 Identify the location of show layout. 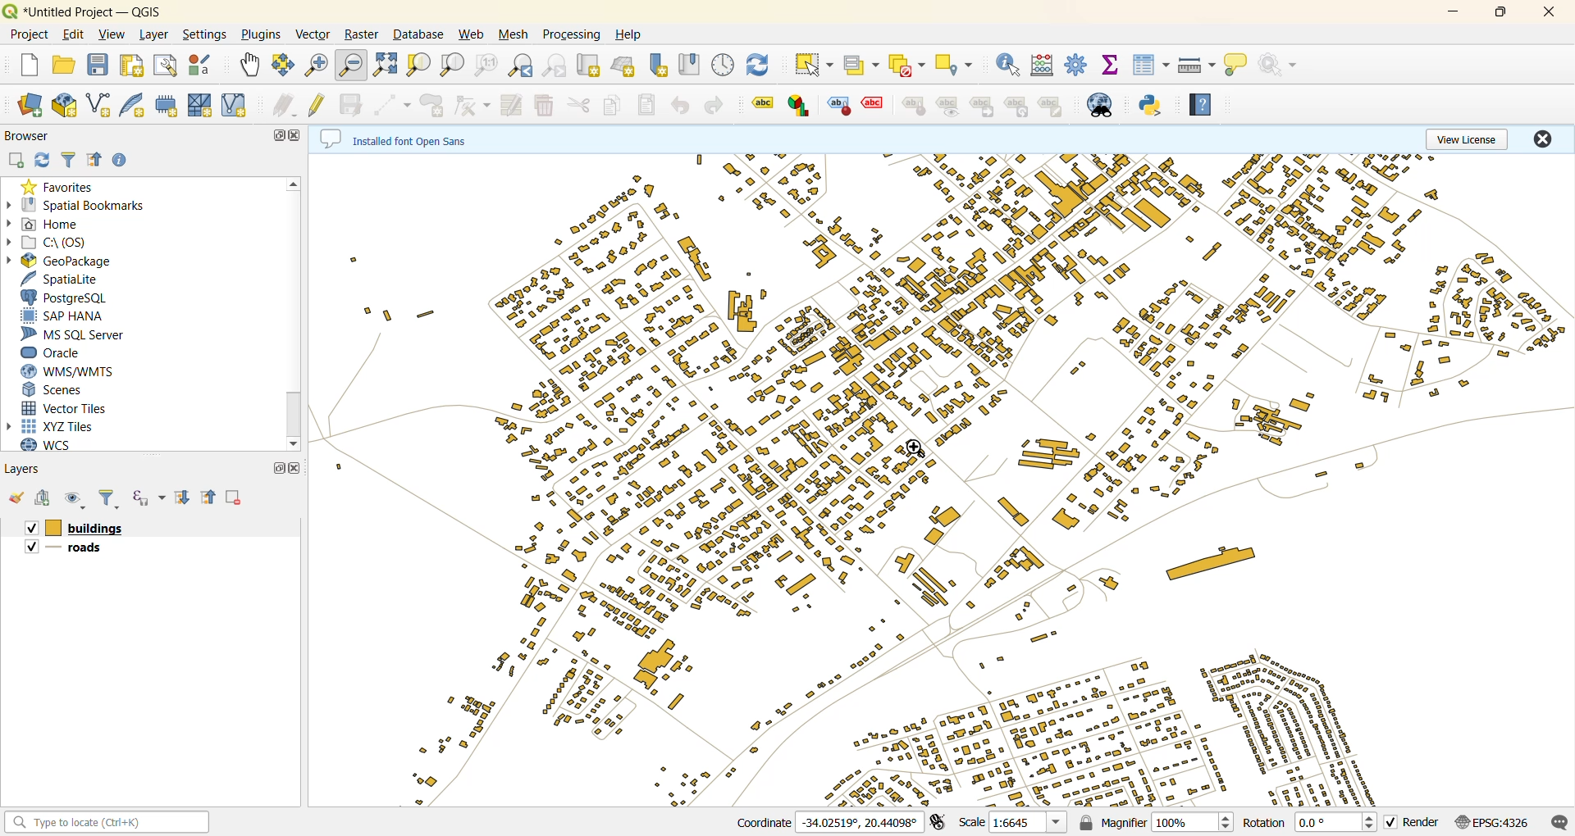
(163, 66).